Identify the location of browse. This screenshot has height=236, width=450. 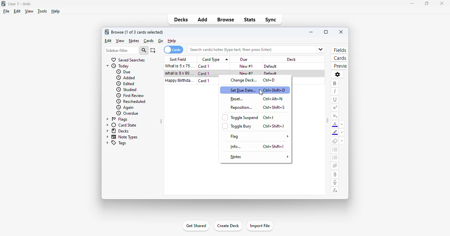
(225, 19).